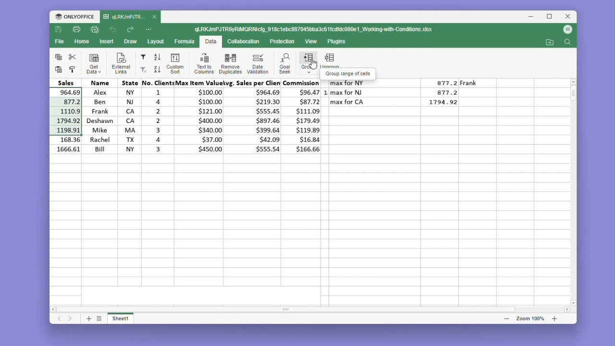  What do you see at coordinates (119, 63) in the screenshot?
I see `External links` at bounding box center [119, 63].